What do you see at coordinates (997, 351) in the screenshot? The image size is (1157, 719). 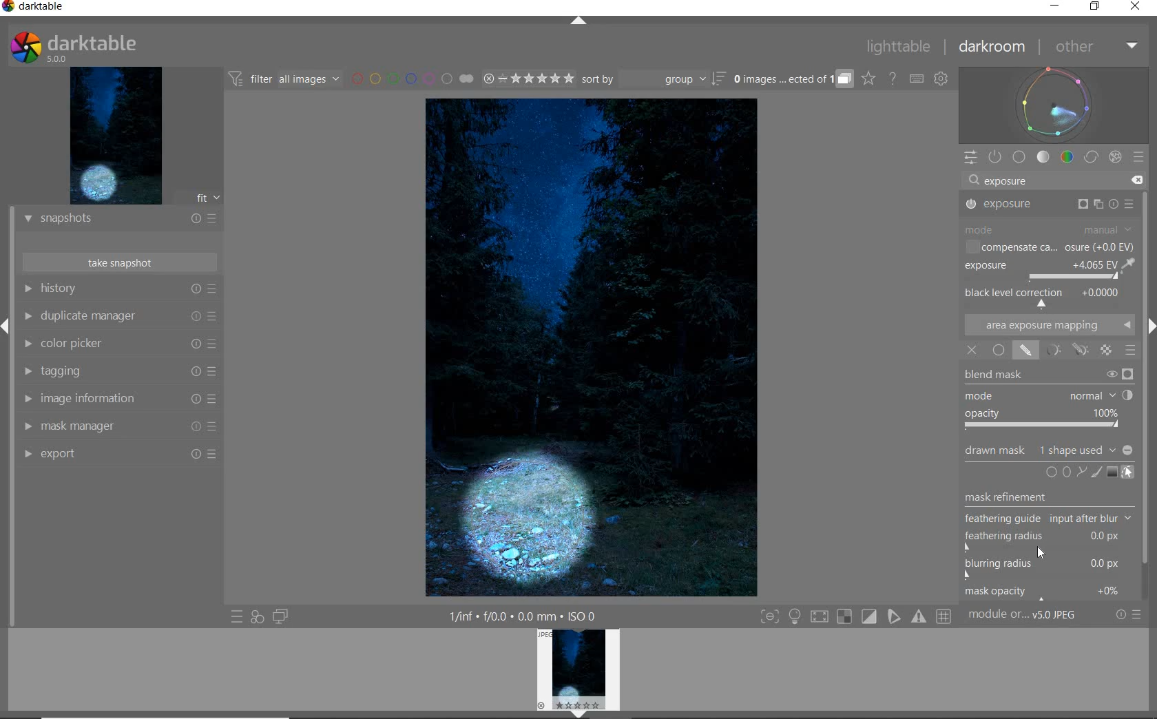 I see `UNIFORMLY` at bounding box center [997, 351].